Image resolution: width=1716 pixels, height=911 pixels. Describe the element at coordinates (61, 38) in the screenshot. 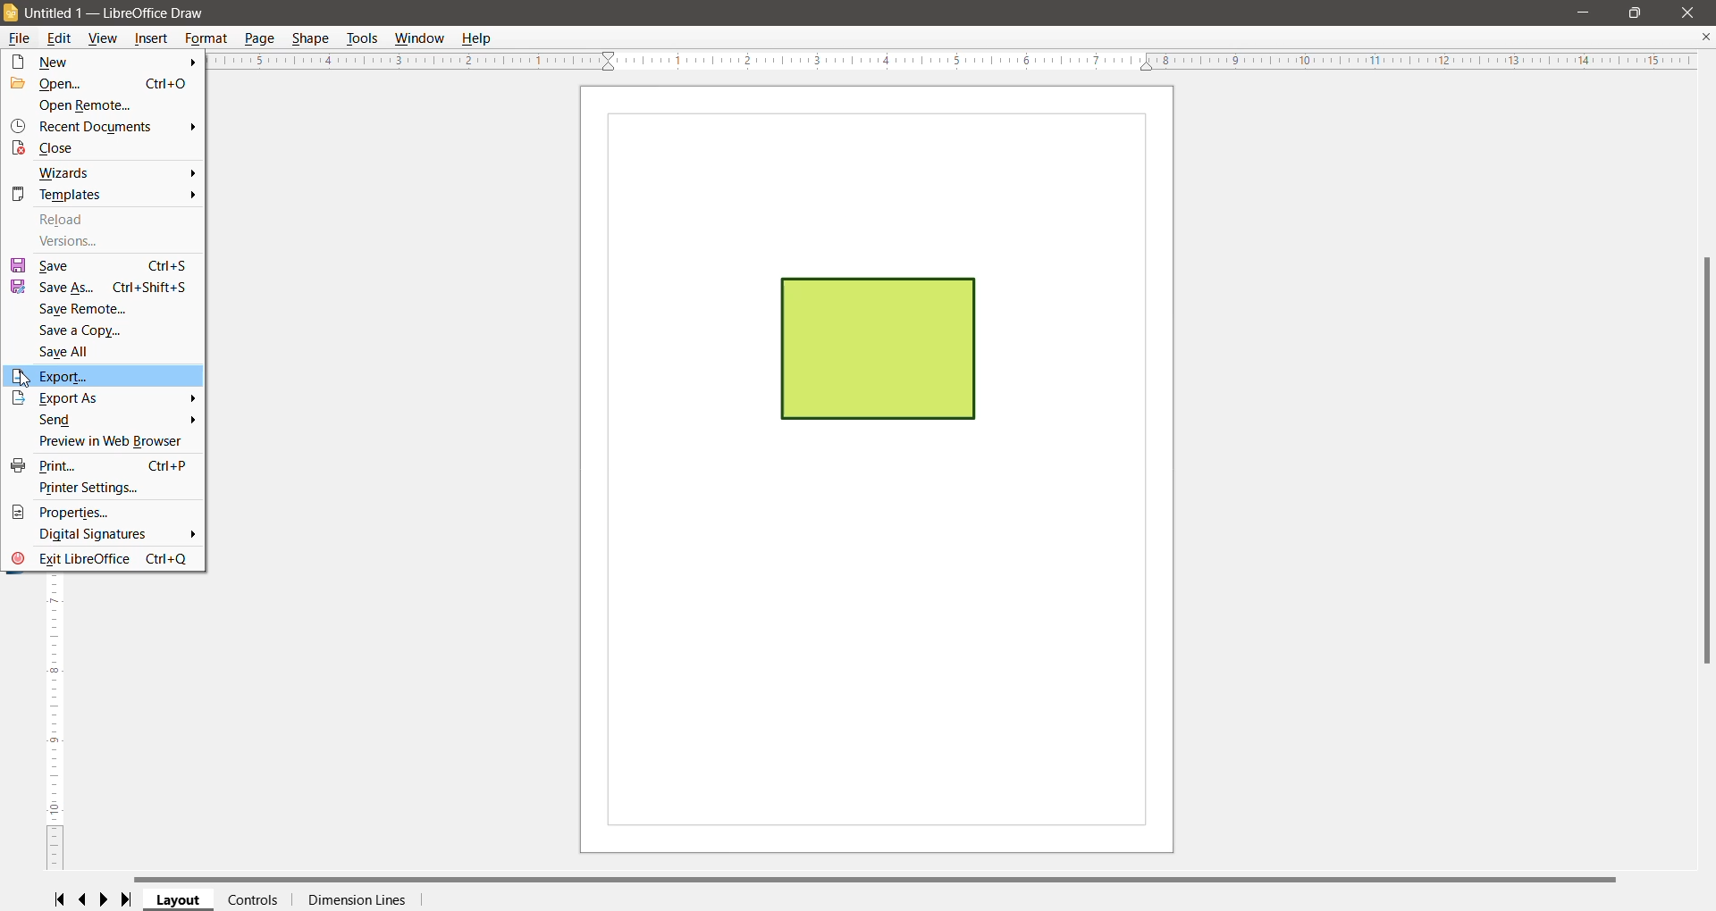

I see `Edit` at that location.